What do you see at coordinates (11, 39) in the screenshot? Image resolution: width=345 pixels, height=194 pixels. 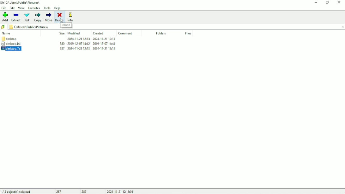 I see `desktop` at bounding box center [11, 39].